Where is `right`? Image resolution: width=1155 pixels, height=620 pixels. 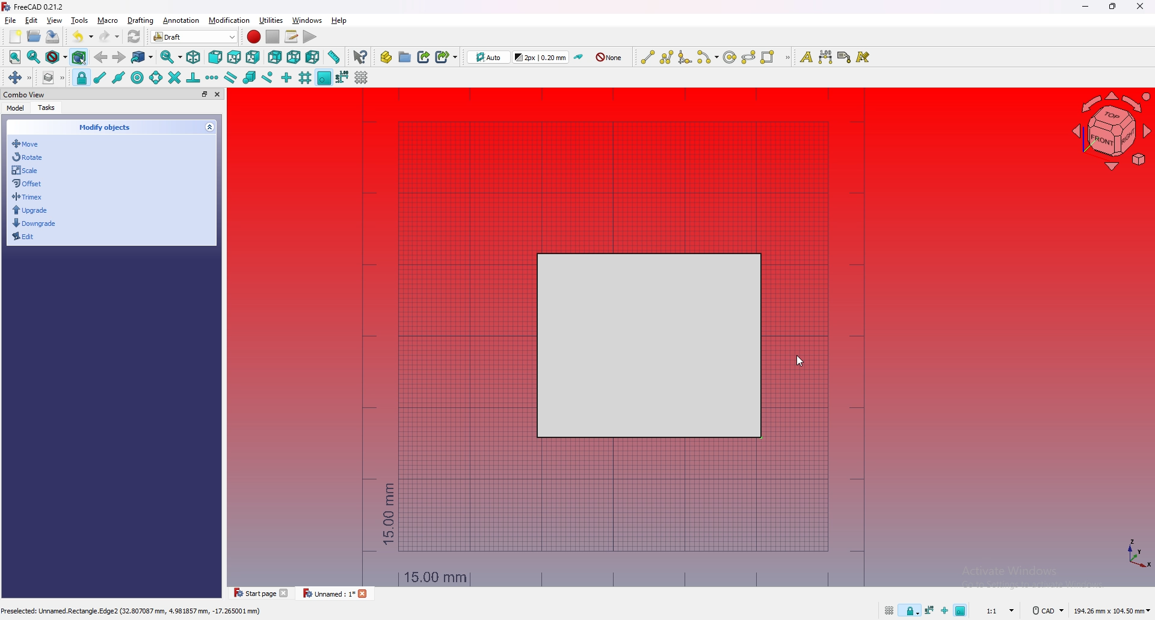
right is located at coordinates (253, 58).